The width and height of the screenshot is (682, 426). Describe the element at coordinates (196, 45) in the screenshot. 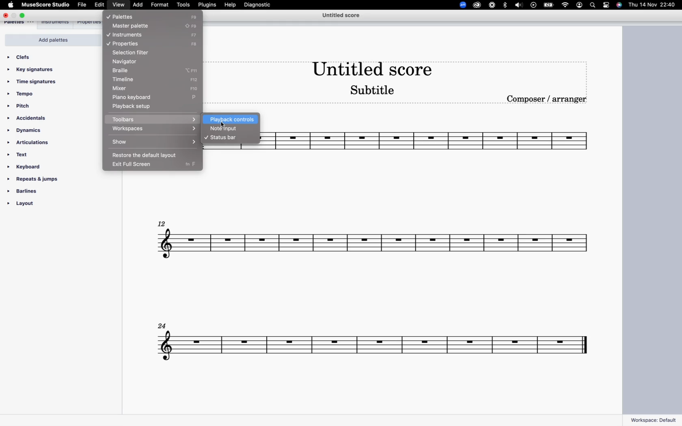

I see `F8` at that location.